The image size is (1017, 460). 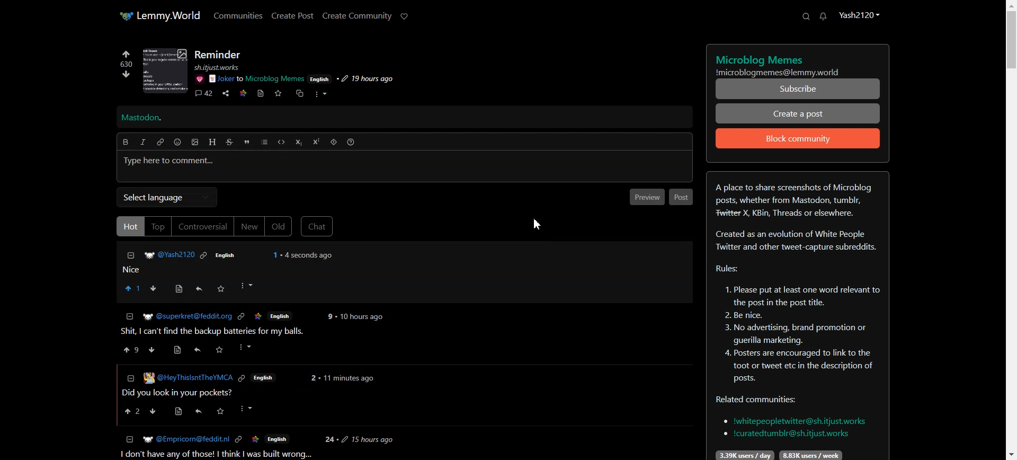 What do you see at coordinates (279, 227) in the screenshot?
I see `Old` at bounding box center [279, 227].